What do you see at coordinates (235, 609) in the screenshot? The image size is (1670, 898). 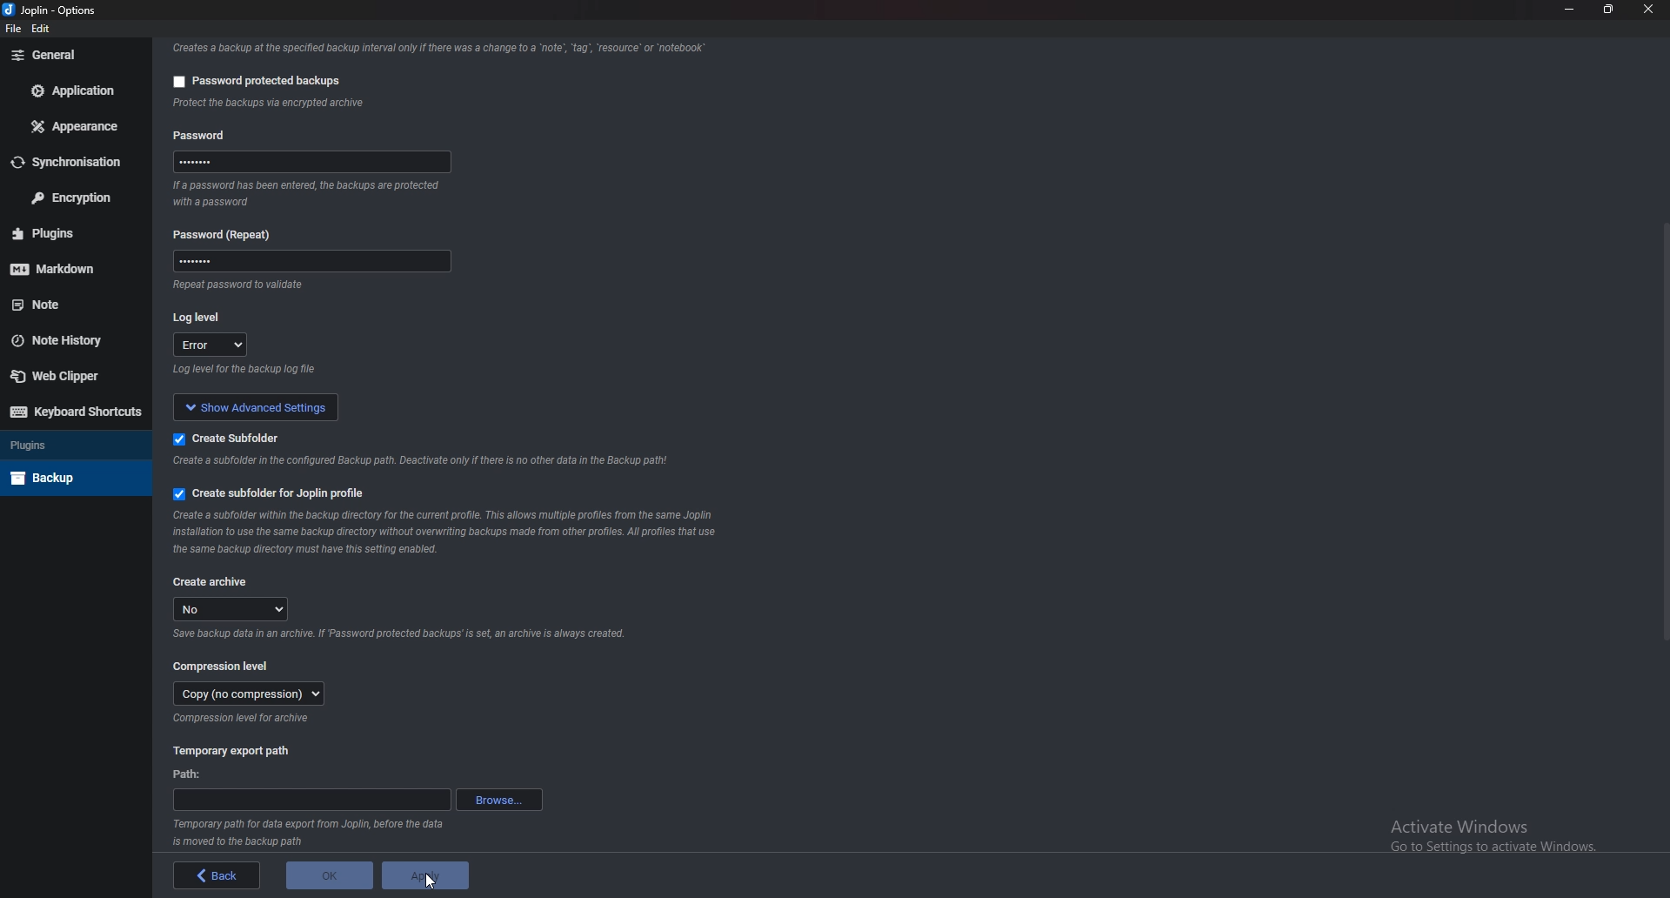 I see `no` at bounding box center [235, 609].